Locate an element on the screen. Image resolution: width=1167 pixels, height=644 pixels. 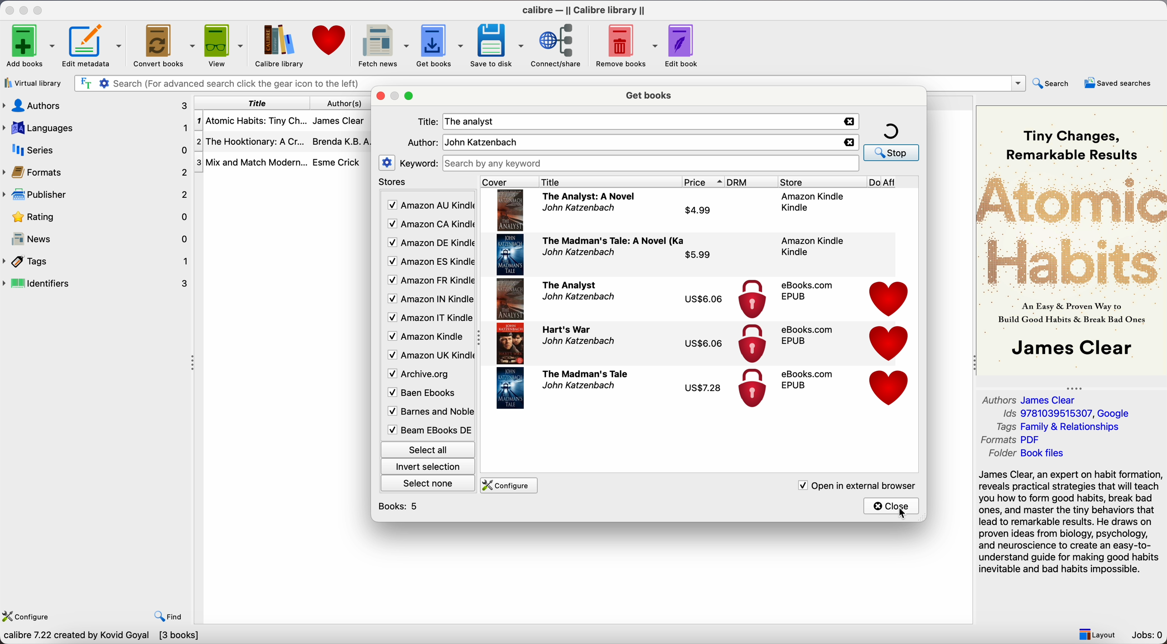
Esme Crick is located at coordinates (336, 162).